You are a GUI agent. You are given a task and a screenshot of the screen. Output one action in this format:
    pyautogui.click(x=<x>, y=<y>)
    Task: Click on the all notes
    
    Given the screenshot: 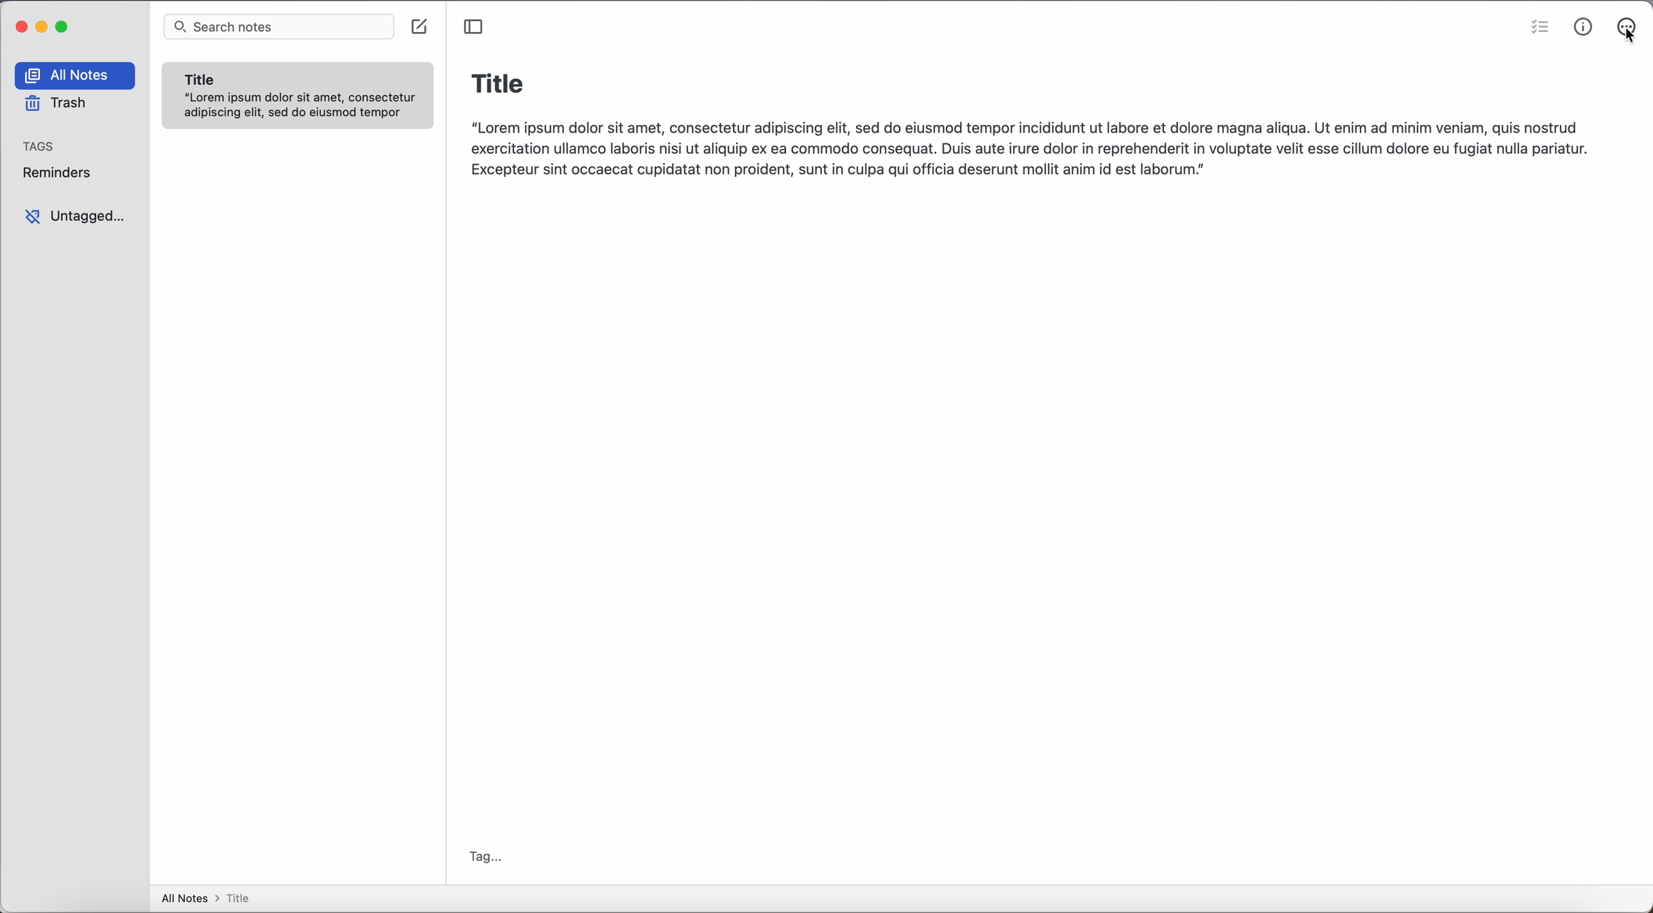 What is the action you would take?
    pyautogui.click(x=212, y=900)
    